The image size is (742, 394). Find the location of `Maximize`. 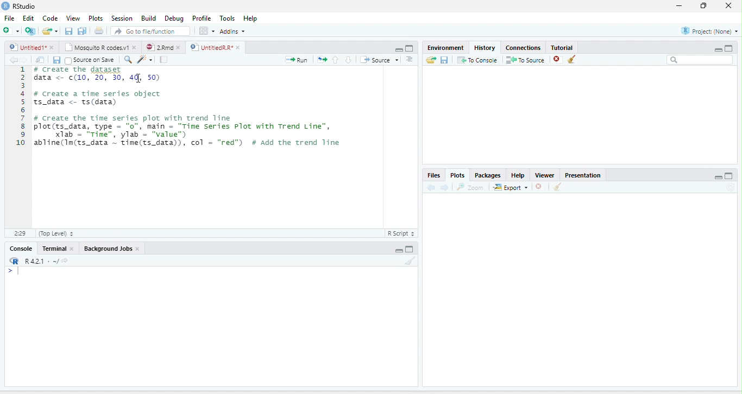

Maximize is located at coordinates (410, 249).